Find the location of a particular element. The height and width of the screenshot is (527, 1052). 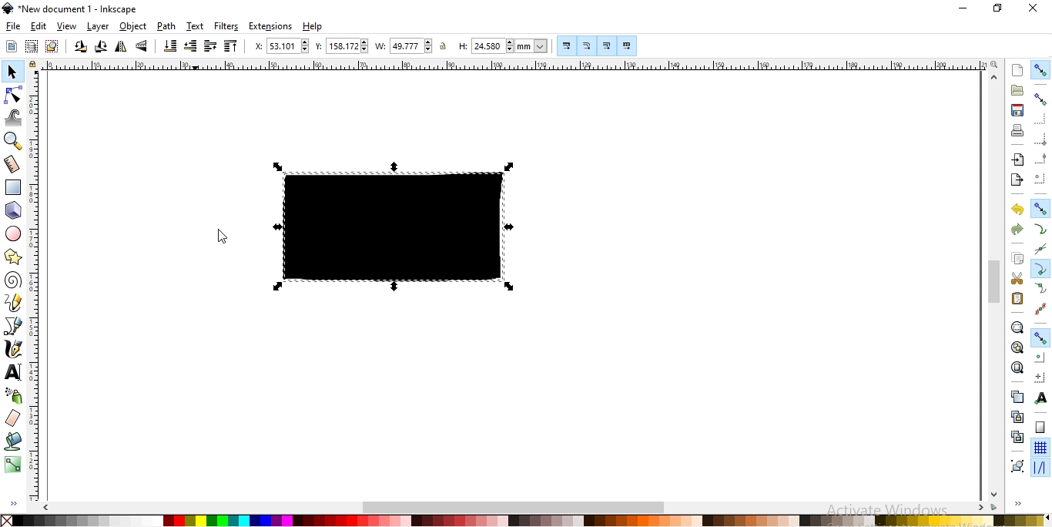

zoom in or zoom out is located at coordinates (12, 142).